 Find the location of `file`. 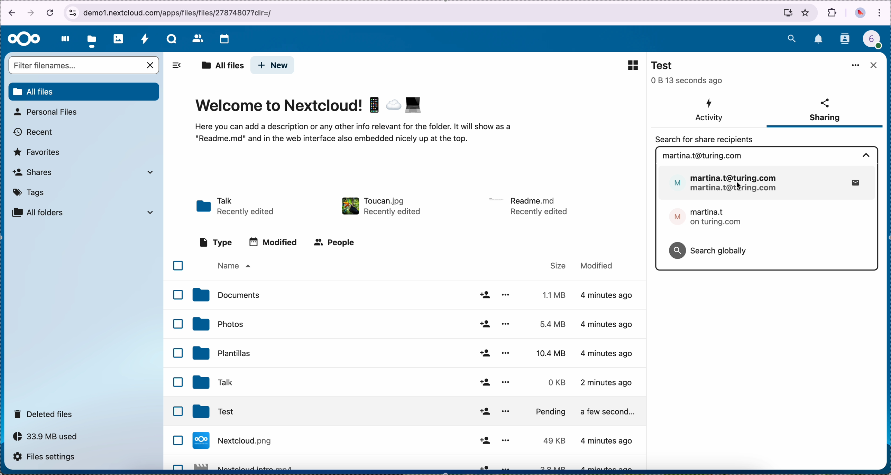

file is located at coordinates (530, 206).